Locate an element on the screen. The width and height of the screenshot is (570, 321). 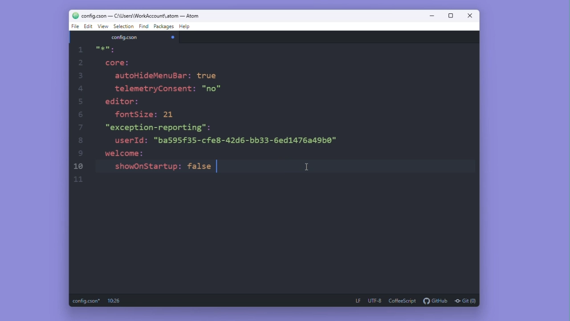
File is located at coordinates (74, 27).